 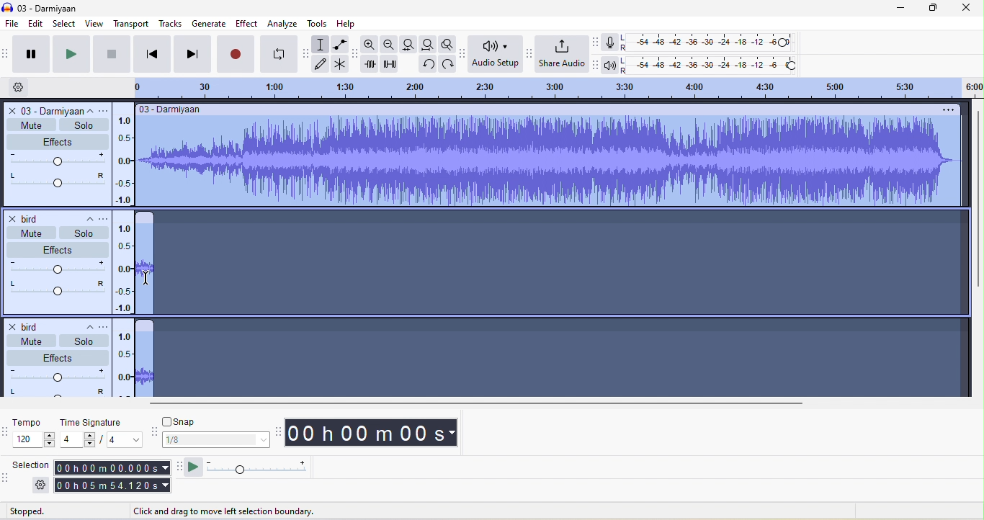 I want to click on close, so click(x=964, y=8).